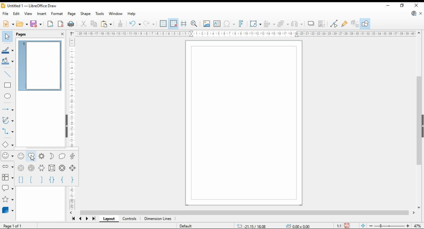  I want to click on window, so click(116, 14).